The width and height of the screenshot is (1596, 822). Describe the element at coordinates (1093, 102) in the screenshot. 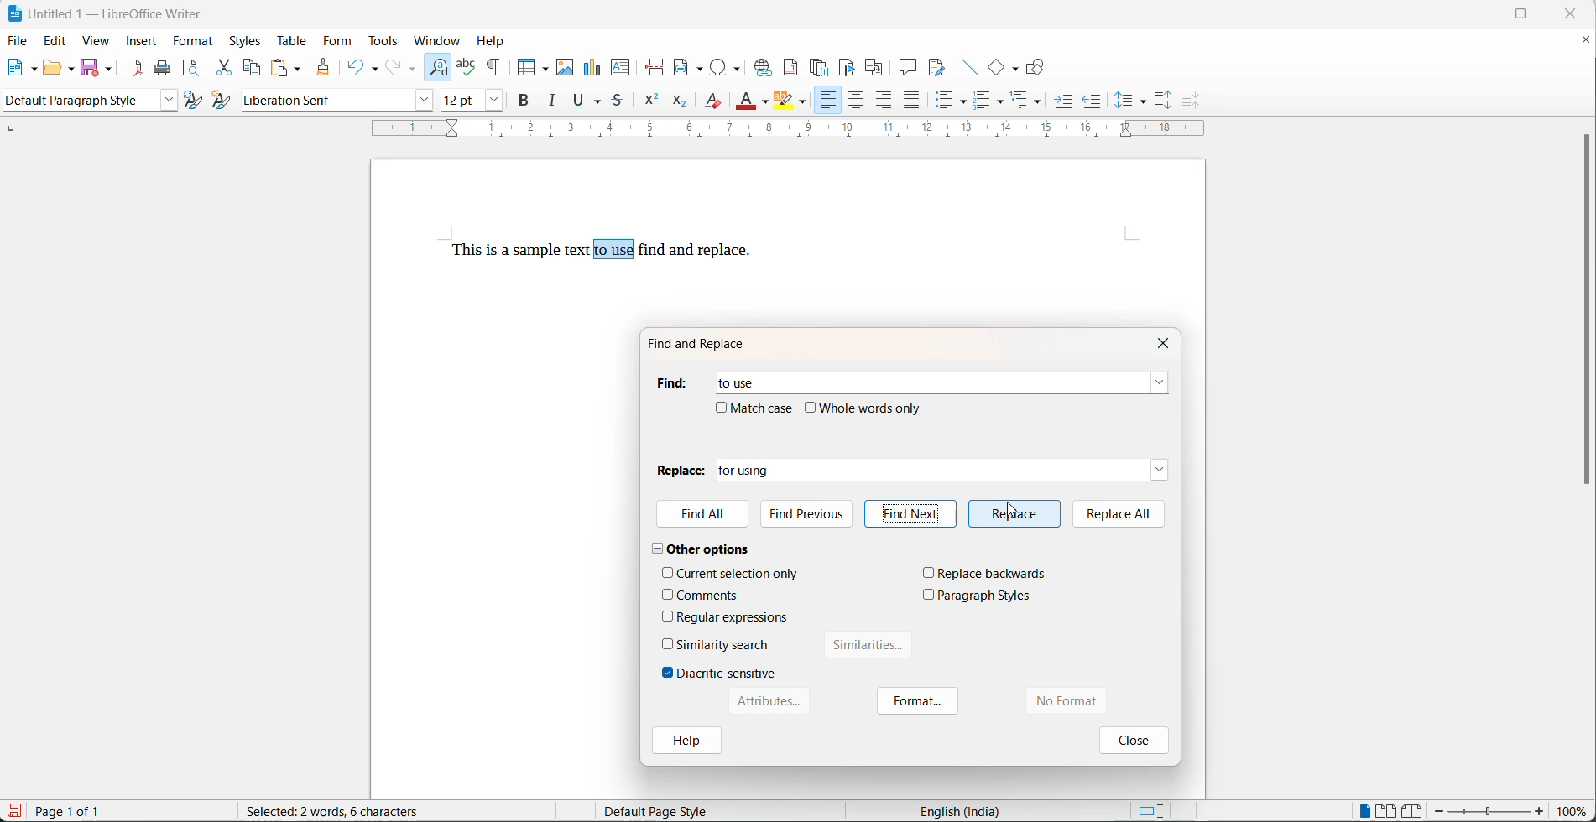

I see `decrease indent` at that location.